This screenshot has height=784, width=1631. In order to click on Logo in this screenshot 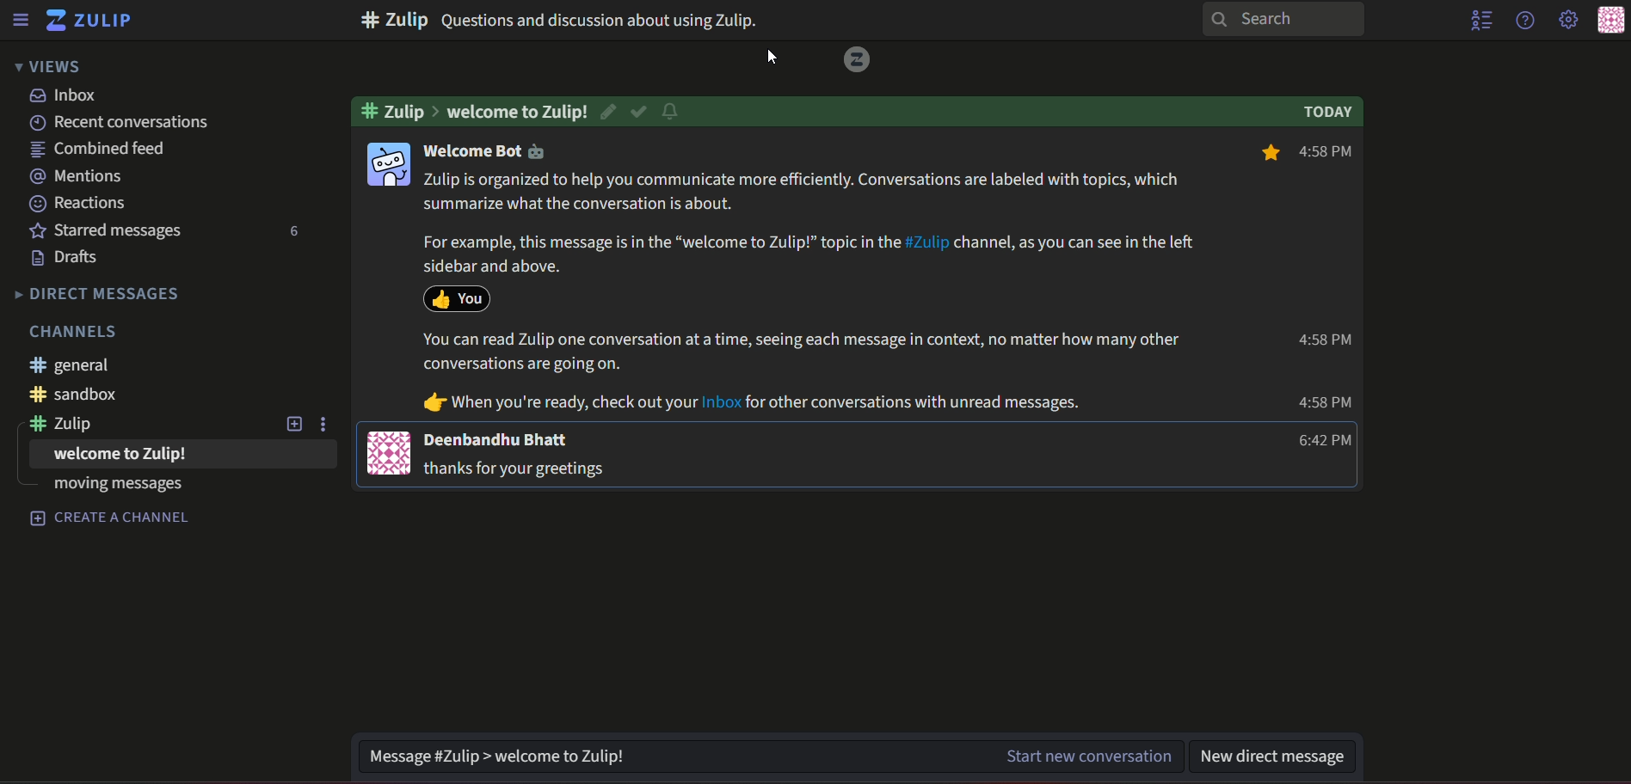, I will do `click(859, 61)`.